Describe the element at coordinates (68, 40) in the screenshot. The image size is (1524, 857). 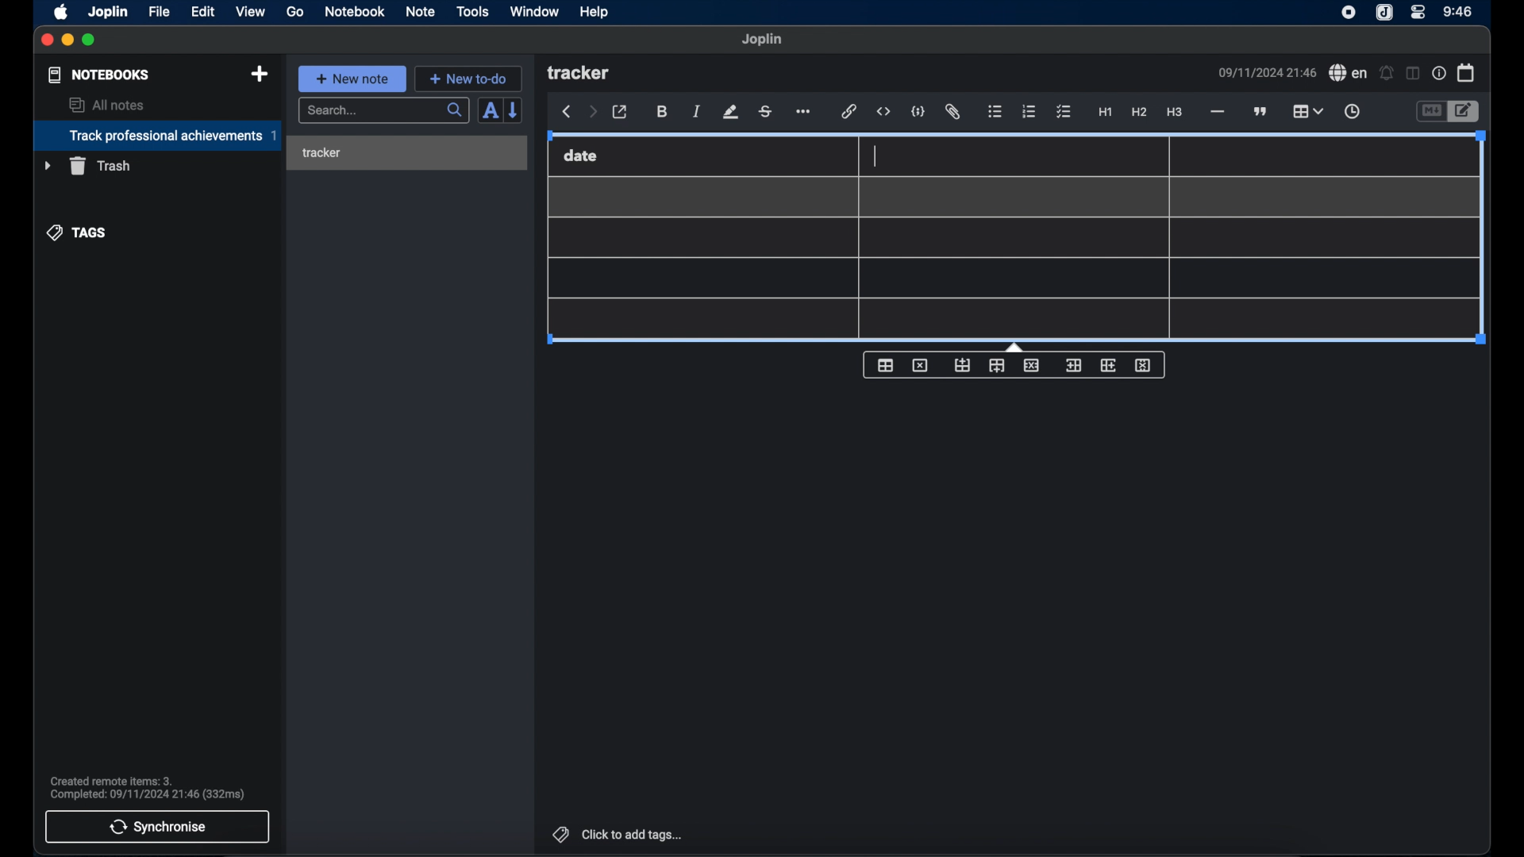
I see `minimize` at that location.